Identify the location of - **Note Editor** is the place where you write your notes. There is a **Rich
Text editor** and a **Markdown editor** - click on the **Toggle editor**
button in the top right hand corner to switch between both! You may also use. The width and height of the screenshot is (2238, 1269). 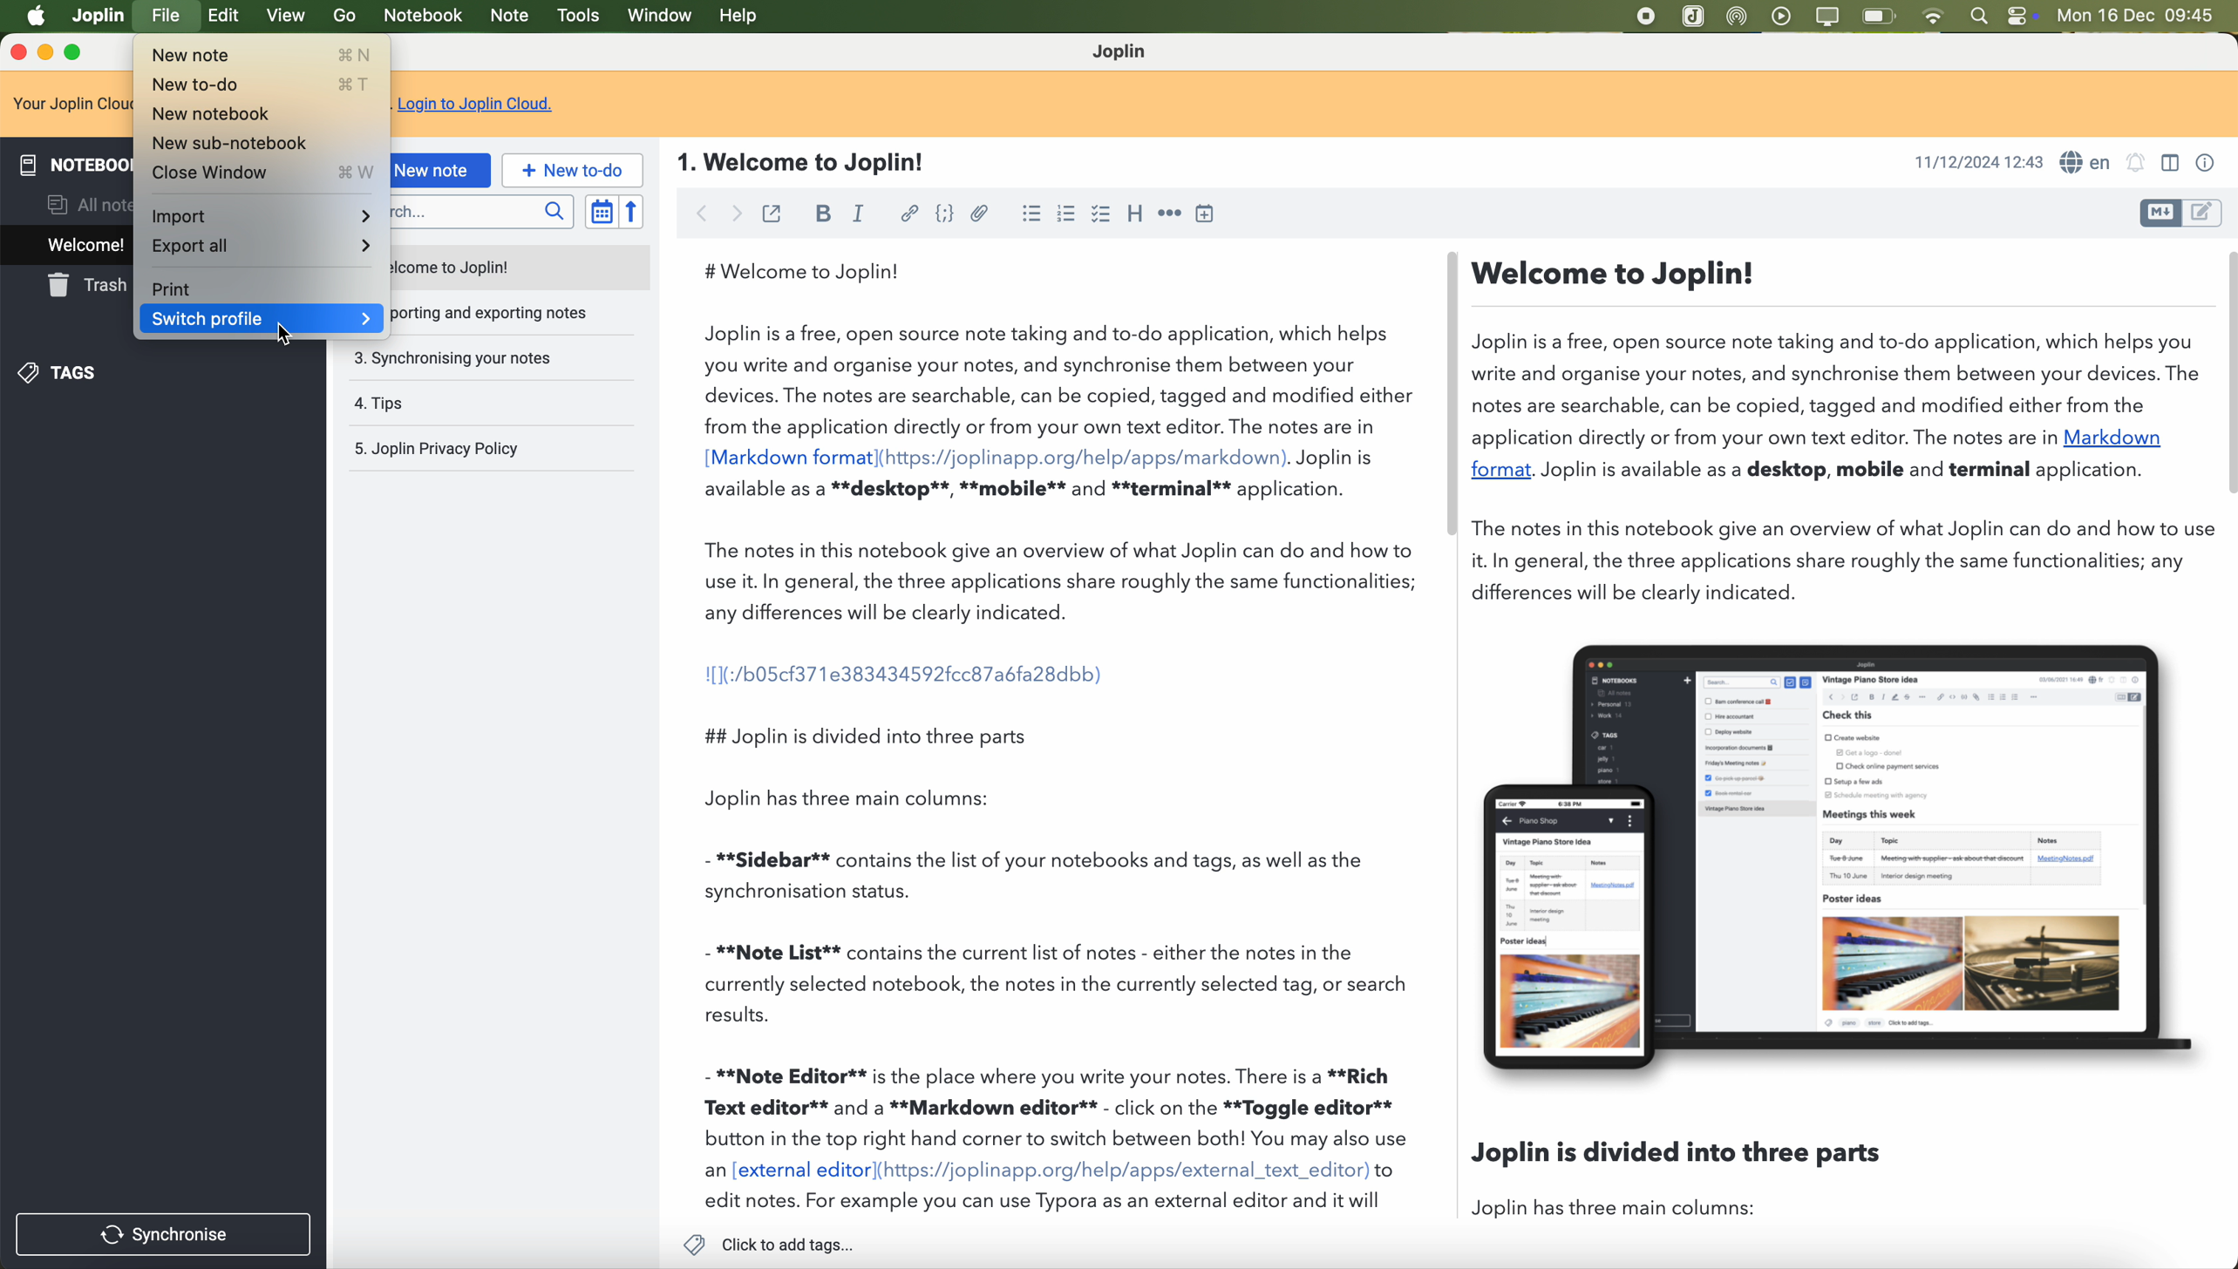
(1057, 1107).